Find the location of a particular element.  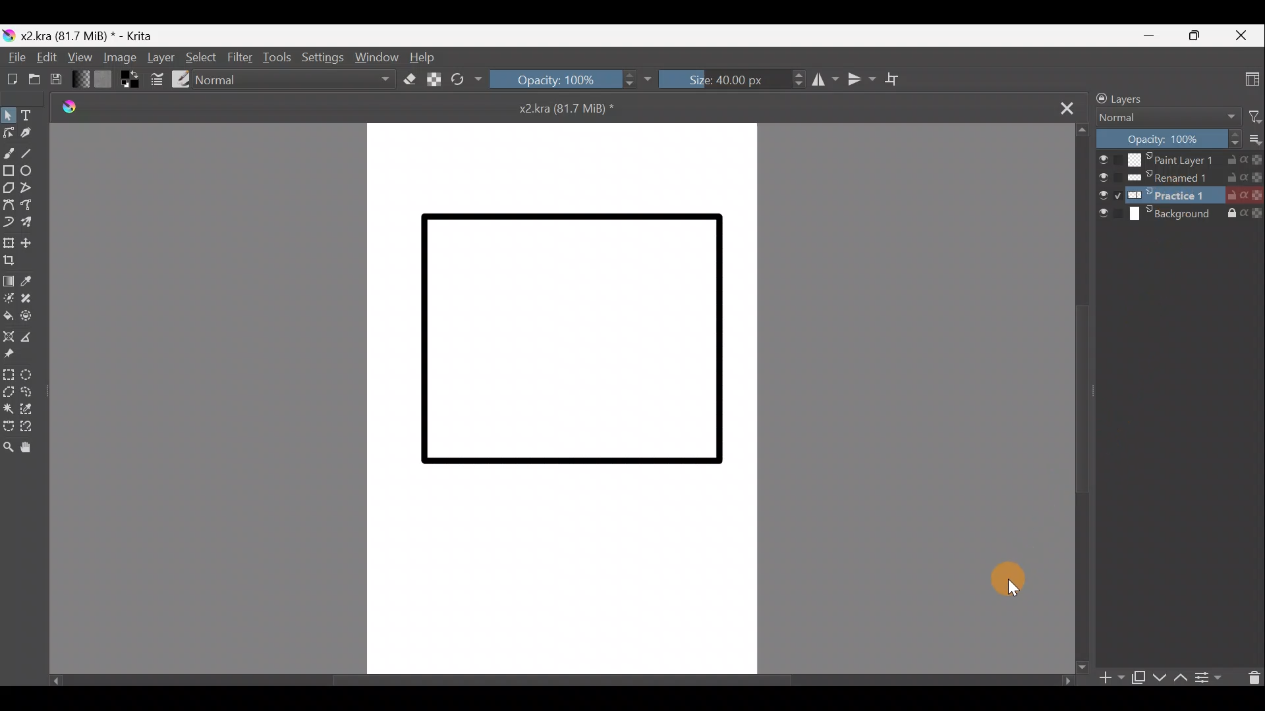

Elliptical selection tool is located at coordinates (30, 375).